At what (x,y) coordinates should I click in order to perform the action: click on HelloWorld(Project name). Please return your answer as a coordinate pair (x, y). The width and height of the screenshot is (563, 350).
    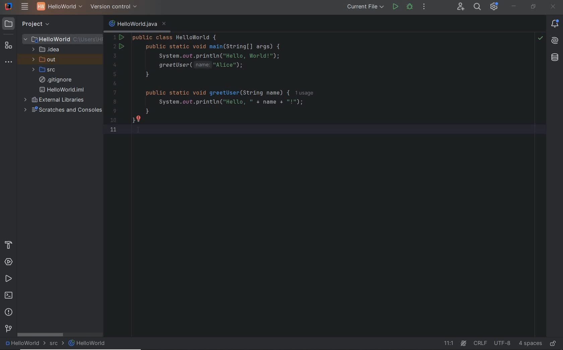
    Looking at the image, I should click on (58, 7).